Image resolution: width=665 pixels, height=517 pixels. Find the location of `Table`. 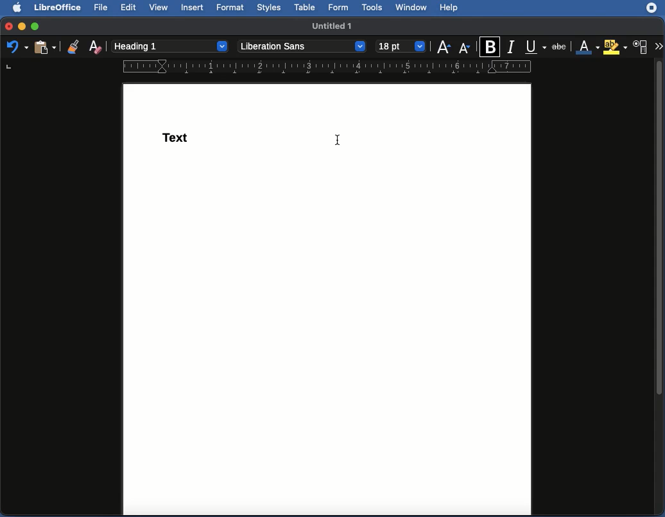

Table is located at coordinates (306, 8).